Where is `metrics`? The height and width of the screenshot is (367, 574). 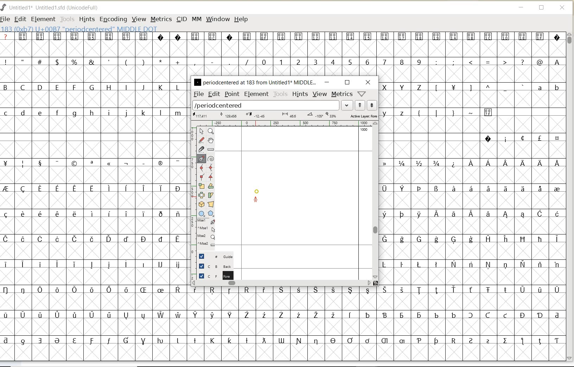 metrics is located at coordinates (342, 94).